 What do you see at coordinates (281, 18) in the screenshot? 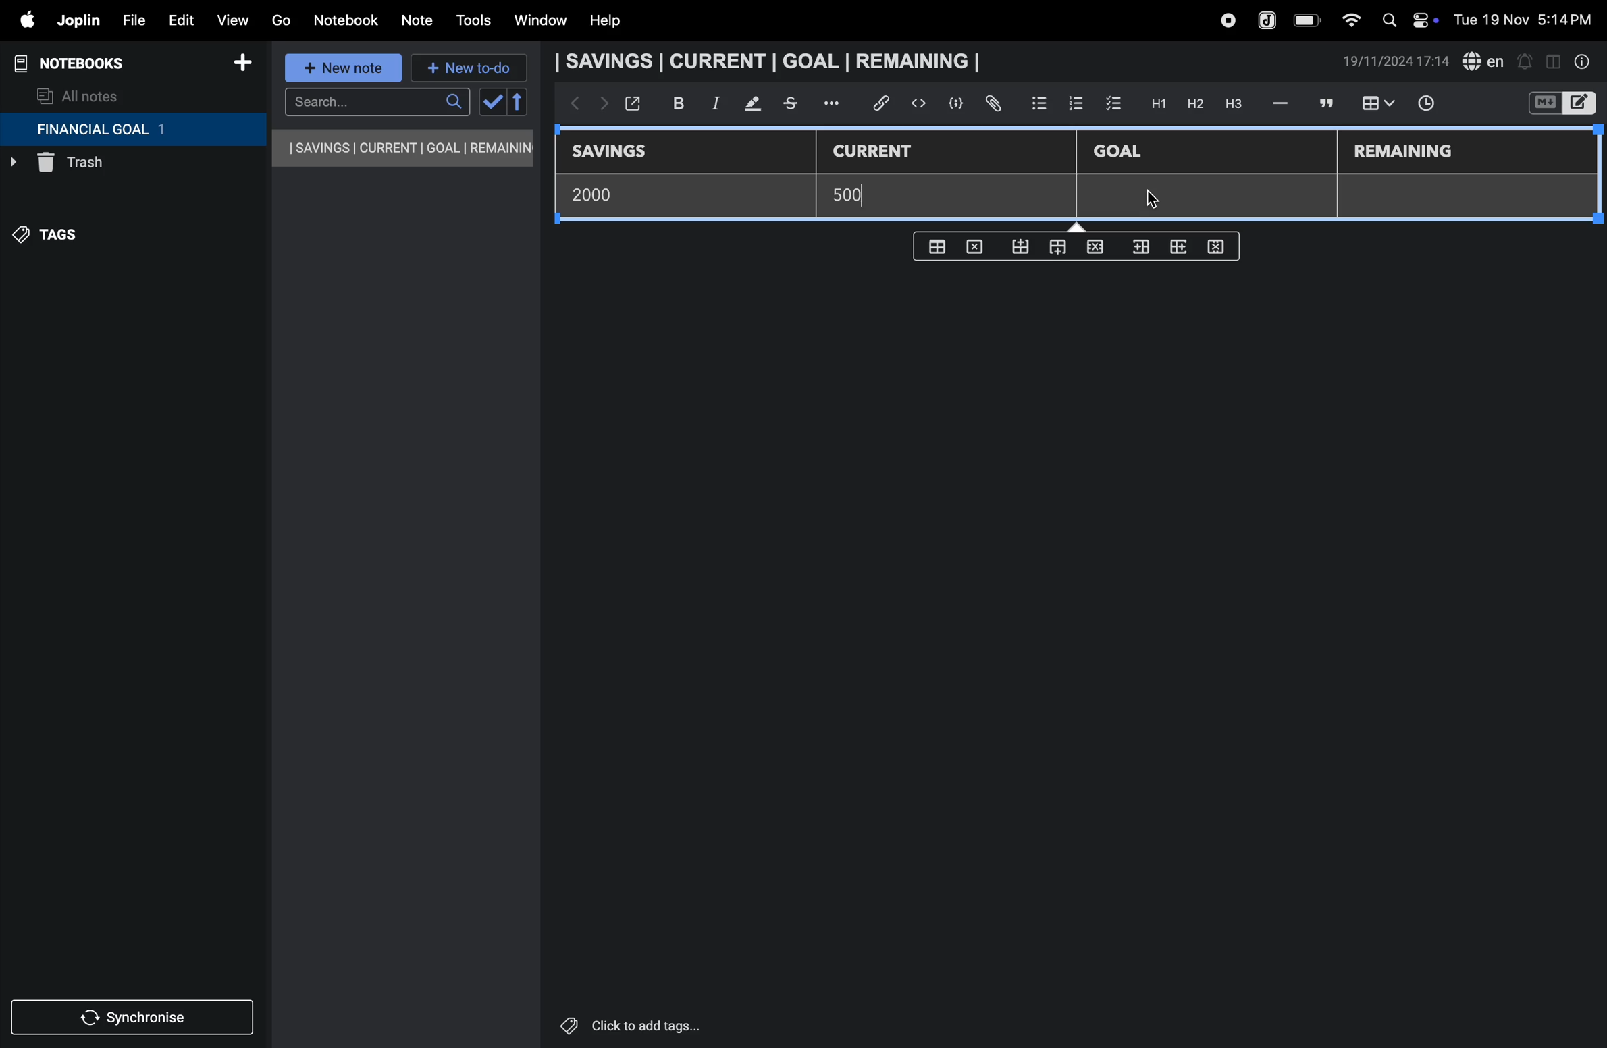
I see `go` at bounding box center [281, 18].